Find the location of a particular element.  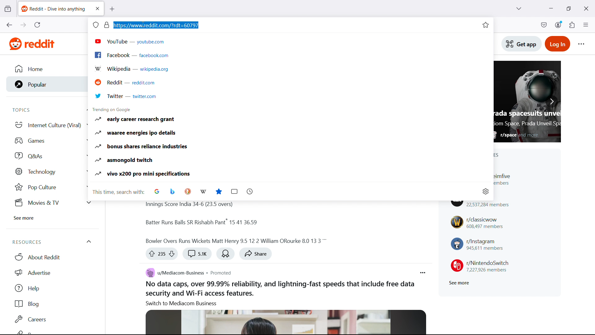

Early career research grant is located at coordinates (290, 120).